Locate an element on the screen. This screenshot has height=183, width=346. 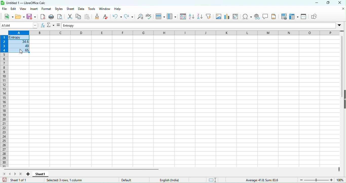
window is located at coordinates (105, 9).